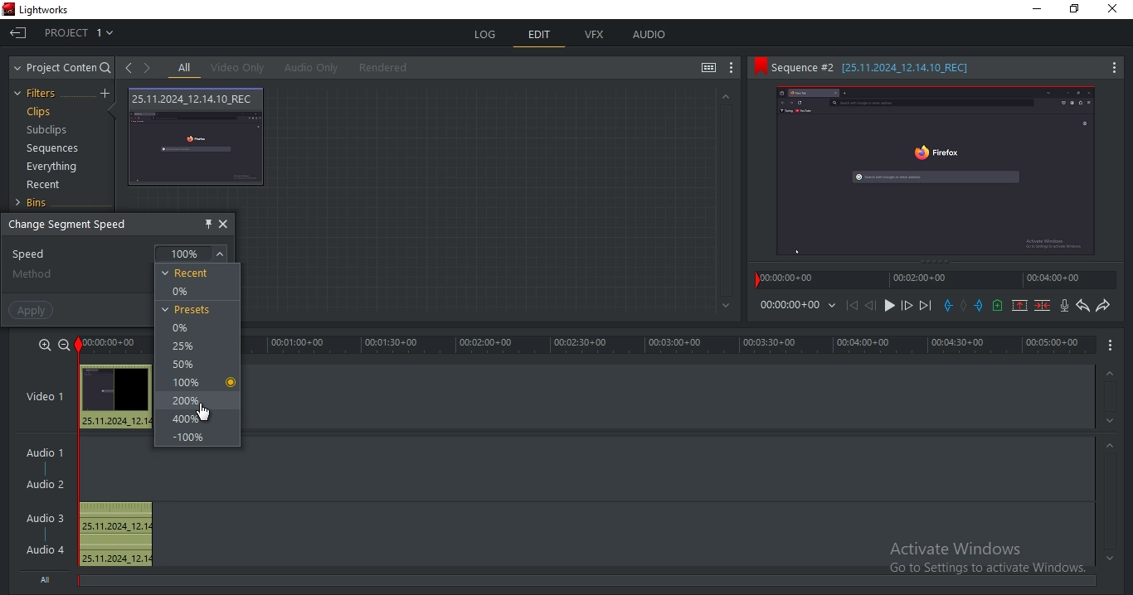 This screenshot has width=1133, height=595. Describe the element at coordinates (388, 68) in the screenshot. I see `rendered ` at that location.